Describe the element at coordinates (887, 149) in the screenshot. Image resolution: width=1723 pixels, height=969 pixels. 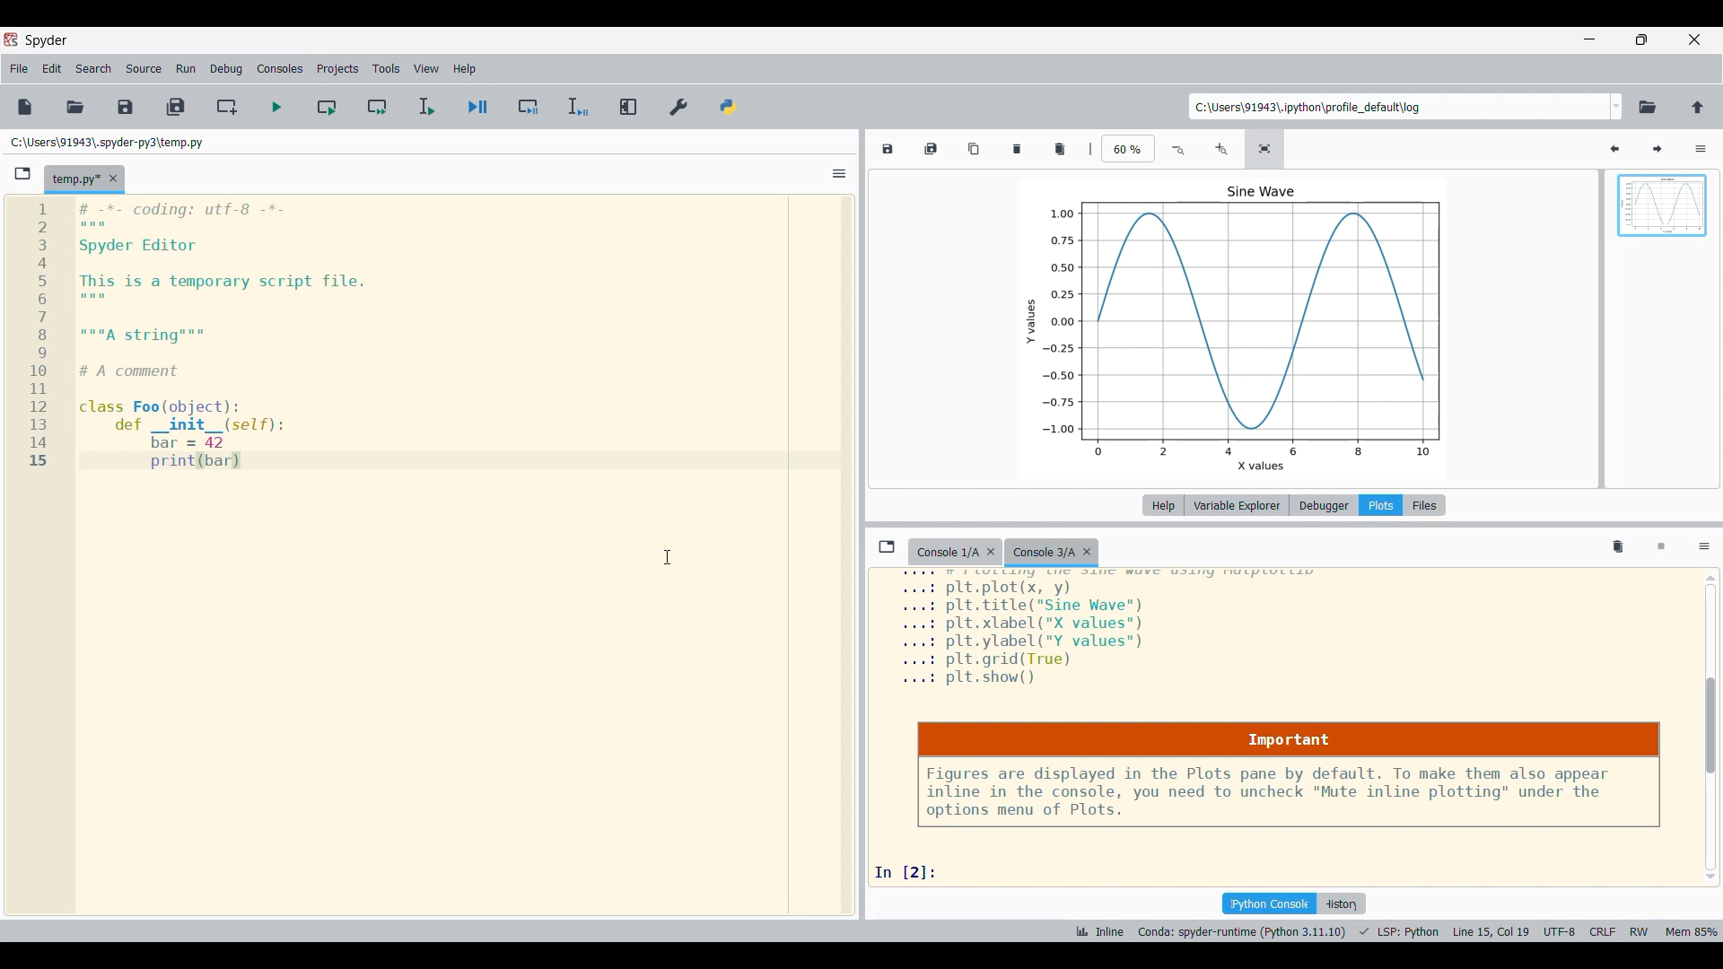
I see `Save plot as` at that location.